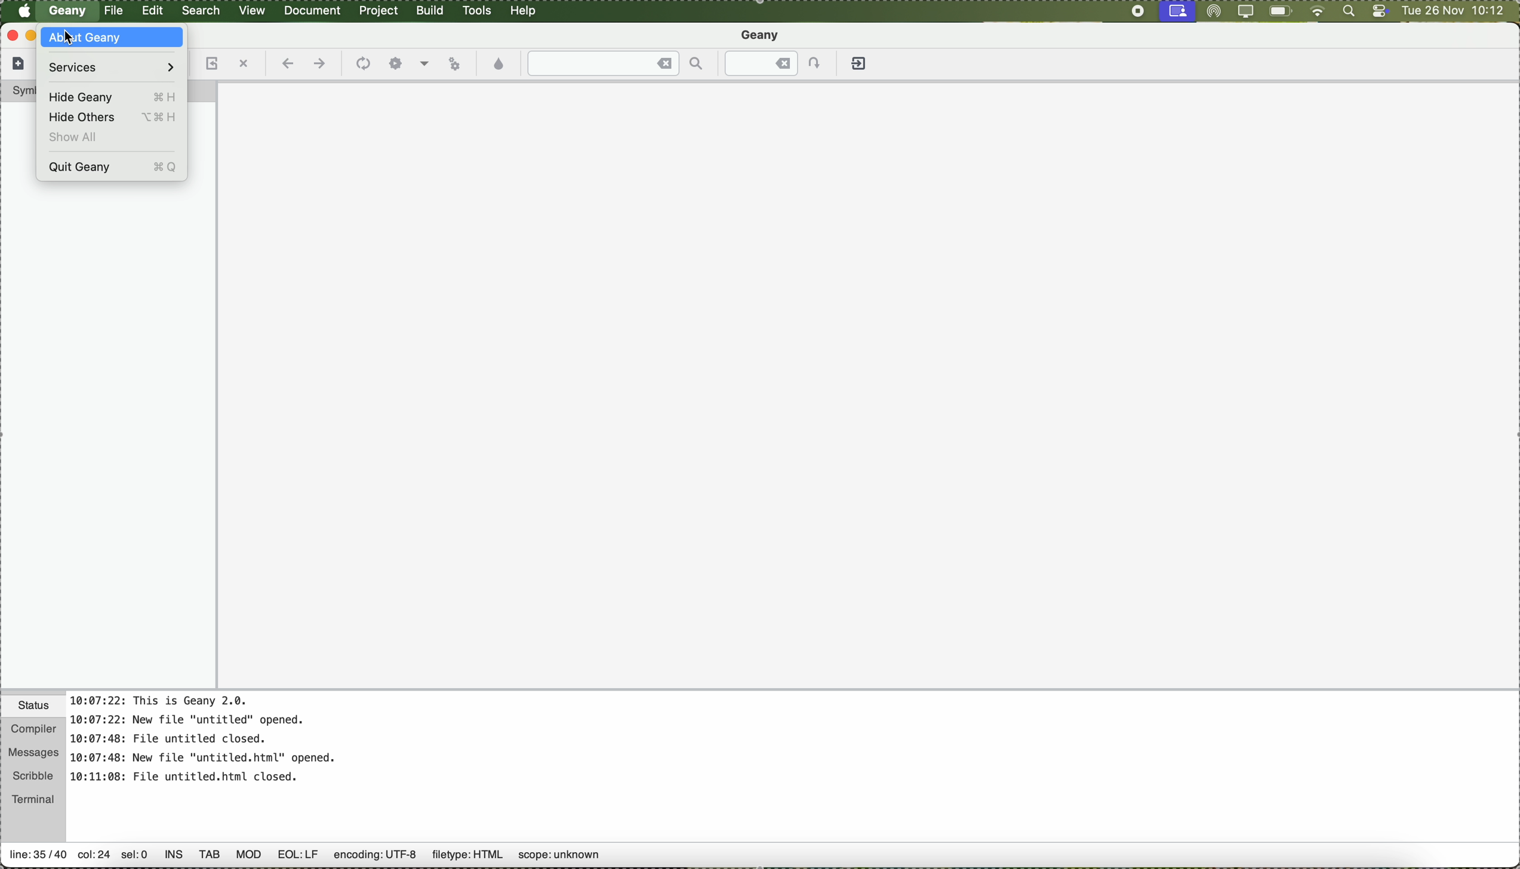 This screenshot has height=869, width=1520. What do you see at coordinates (860, 66) in the screenshot?
I see `quit Geany` at bounding box center [860, 66].